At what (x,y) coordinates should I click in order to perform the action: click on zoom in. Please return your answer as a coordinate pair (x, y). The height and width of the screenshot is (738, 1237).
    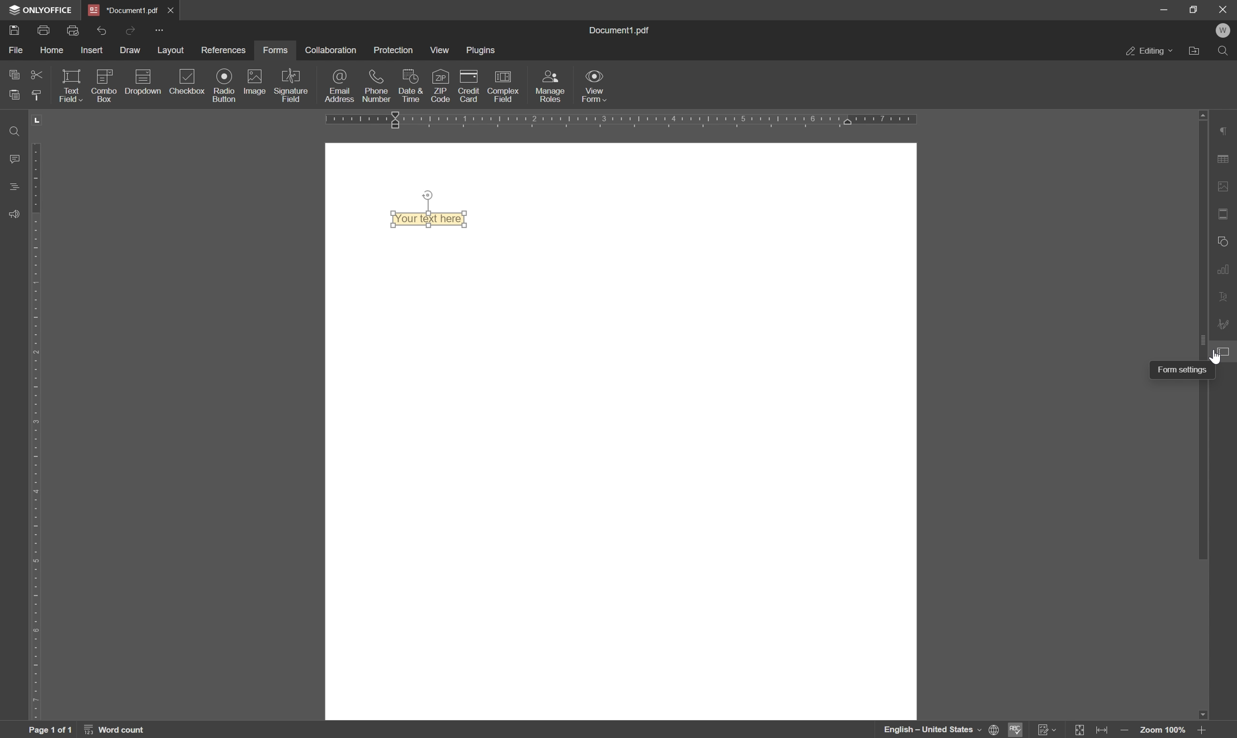
    Looking at the image, I should click on (1204, 731).